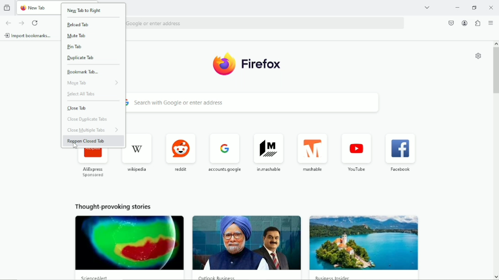  I want to click on wikipedia, so click(140, 151).